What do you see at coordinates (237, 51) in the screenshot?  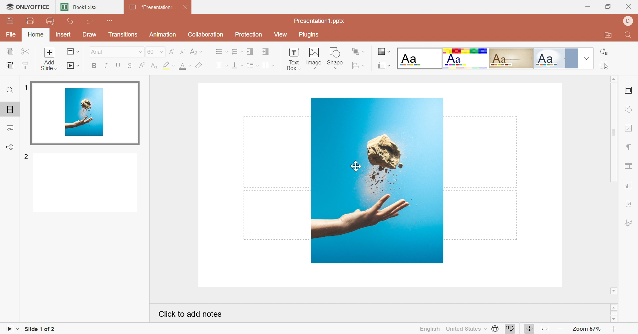 I see `Numbering` at bounding box center [237, 51].